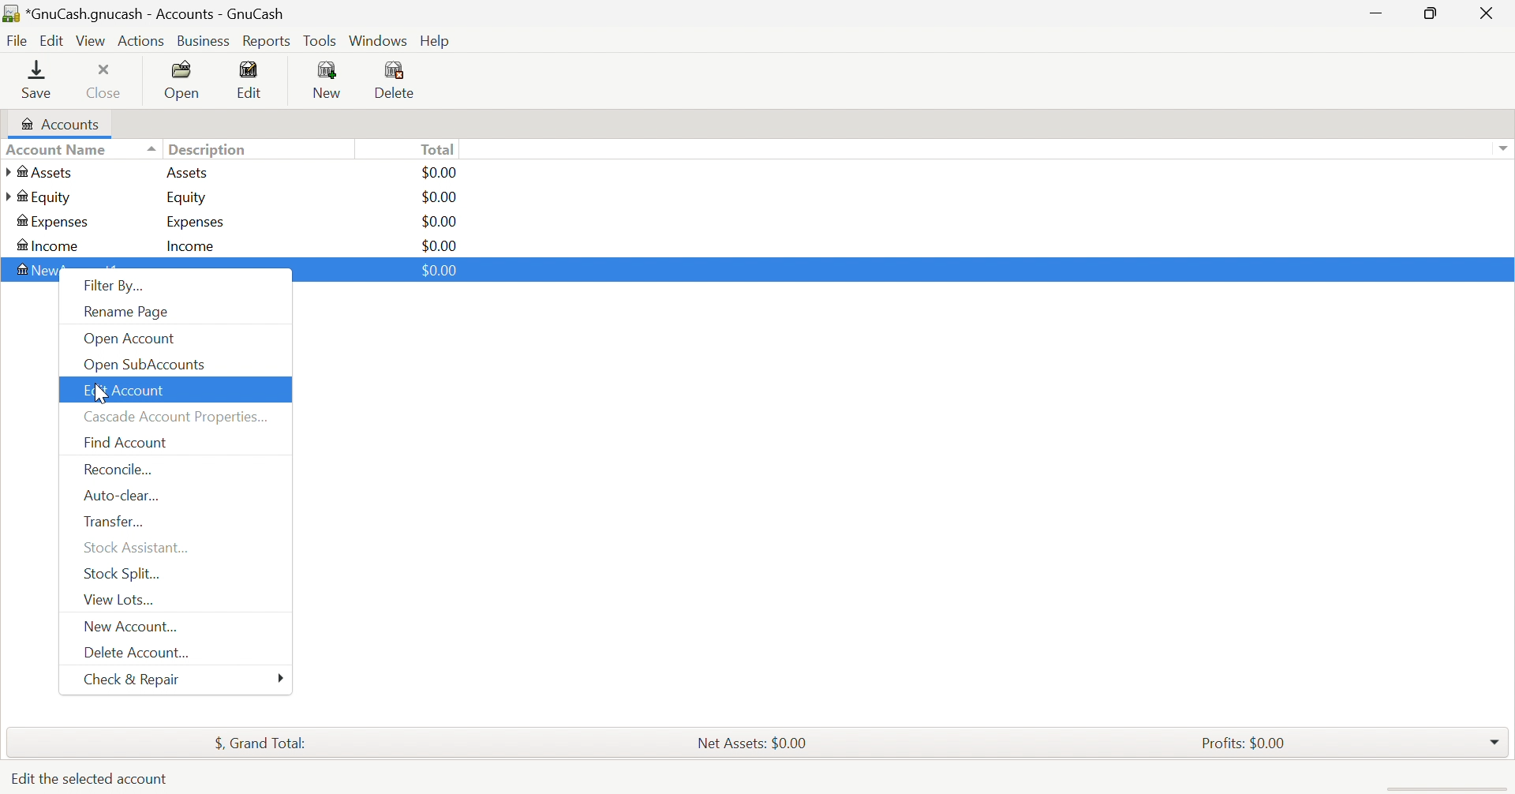 The height and width of the screenshot is (794, 1515). Describe the element at coordinates (142, 41) in the screenshot. I see `Actions` at that location.